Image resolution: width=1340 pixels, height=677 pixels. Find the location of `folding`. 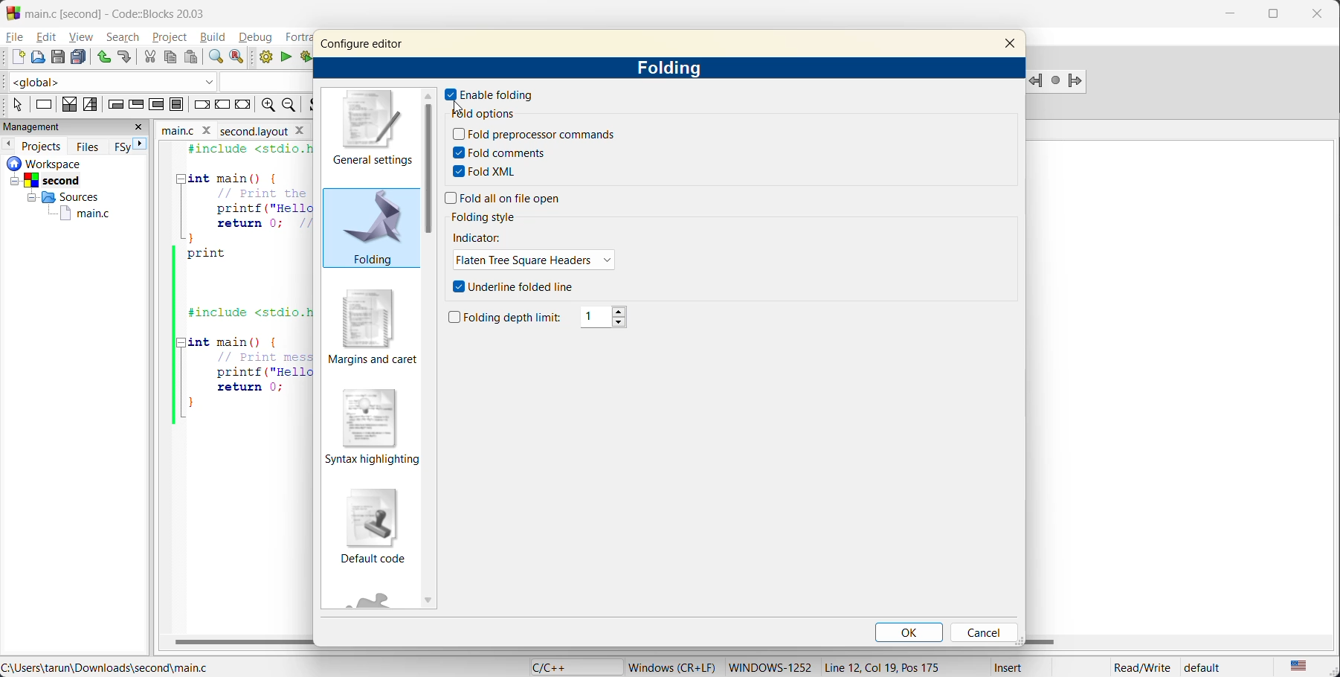

folding is located at coordinates (674, 70).